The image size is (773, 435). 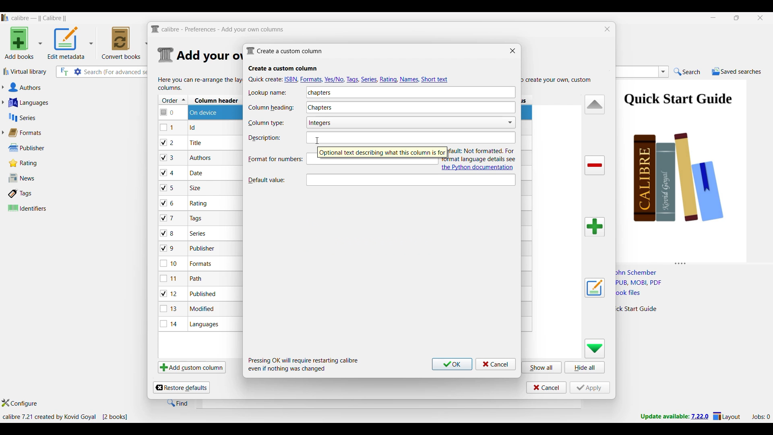 I want to click on Cursor clikcing on Description text box, so click(x=317, y=141).